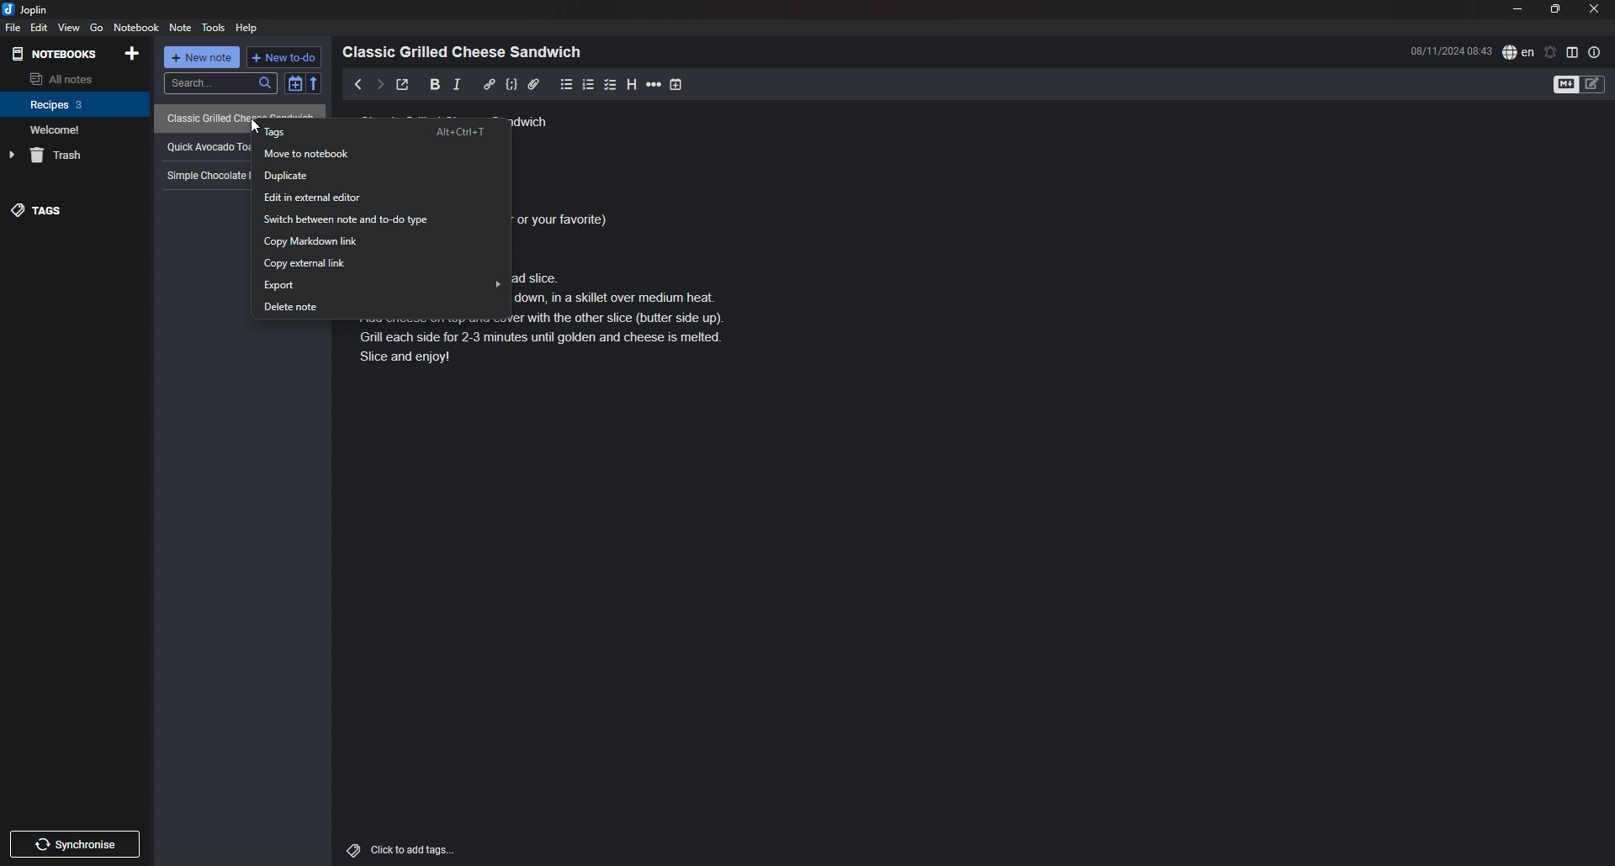 Image resolution: width=1615 pixels, height=866 pixels. What do you see at coordinates (1573, 52) in the screenshot?
I see `toggle editor layout` at bounding box center [1573, 52].